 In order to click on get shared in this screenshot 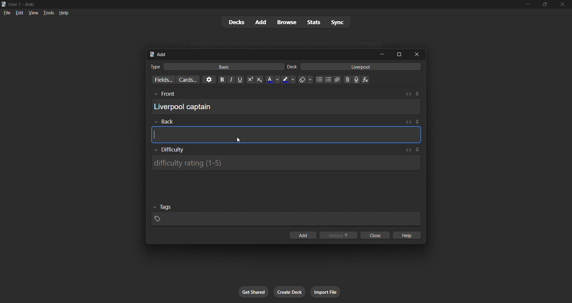, I will do `click(254, 292)`.